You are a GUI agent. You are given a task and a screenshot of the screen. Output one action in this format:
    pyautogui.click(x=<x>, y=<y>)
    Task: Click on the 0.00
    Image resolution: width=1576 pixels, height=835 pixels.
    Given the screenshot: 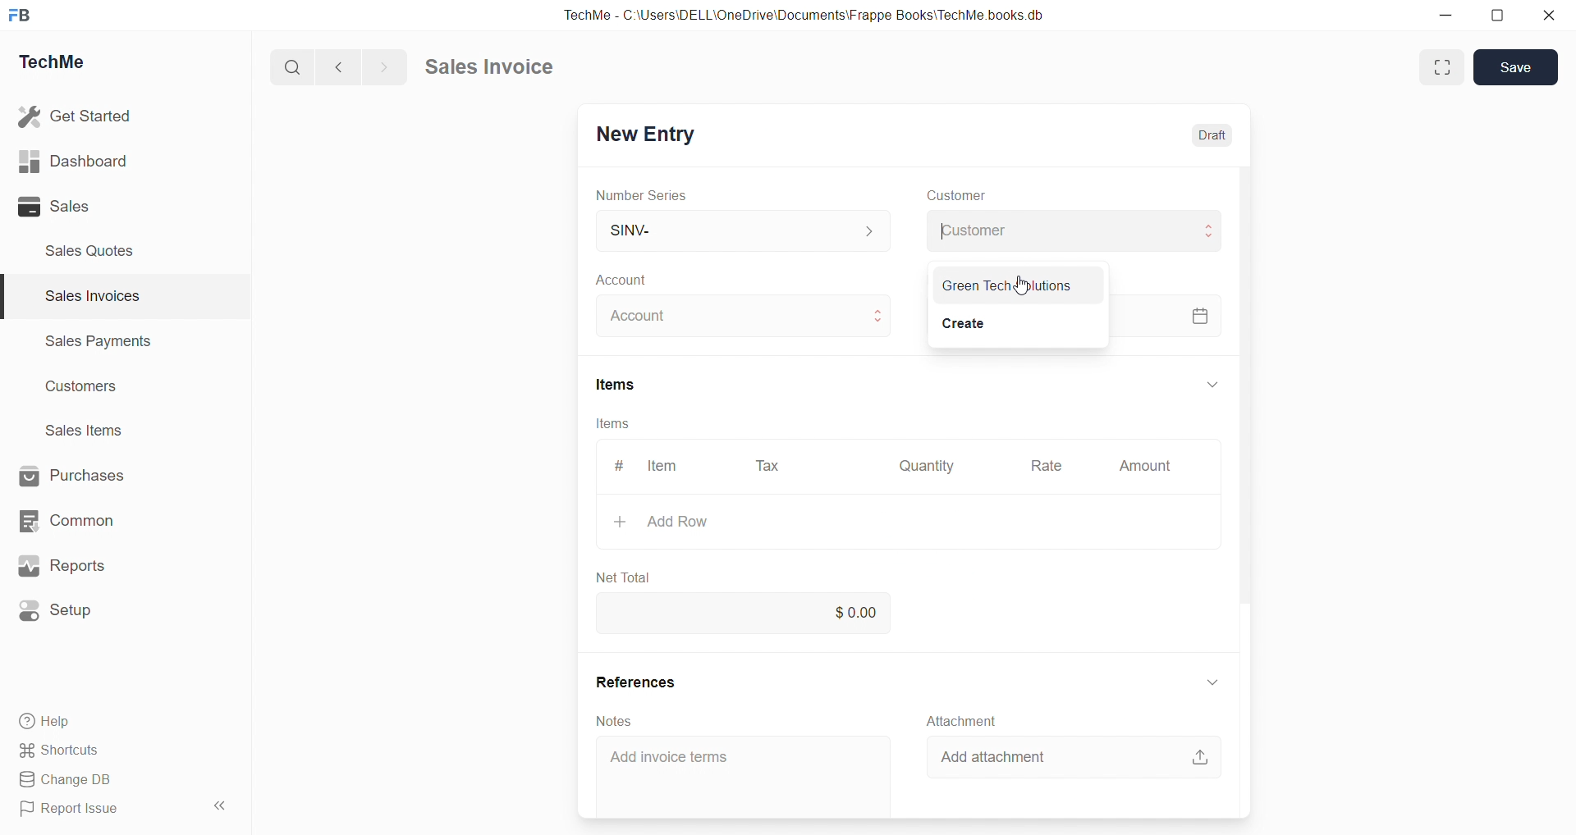 What is the action you would take?
    pyautogui.click(x=751, y=614)
    